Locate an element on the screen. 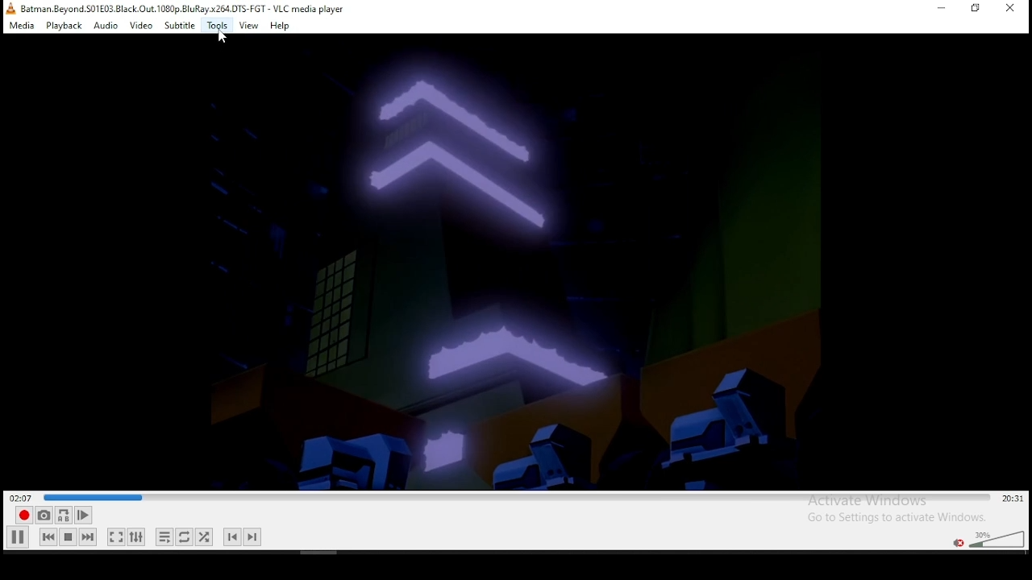  toggle between loop all, loop one, and no loop is located at coordinates (184, 536).